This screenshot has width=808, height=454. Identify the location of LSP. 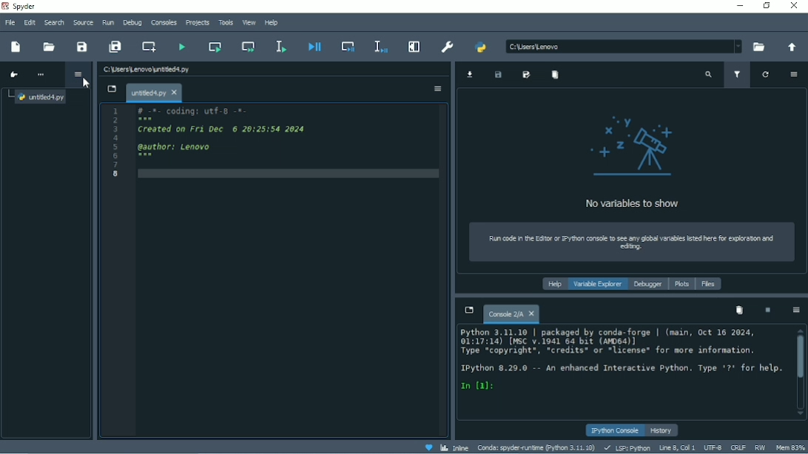
(627, 448).